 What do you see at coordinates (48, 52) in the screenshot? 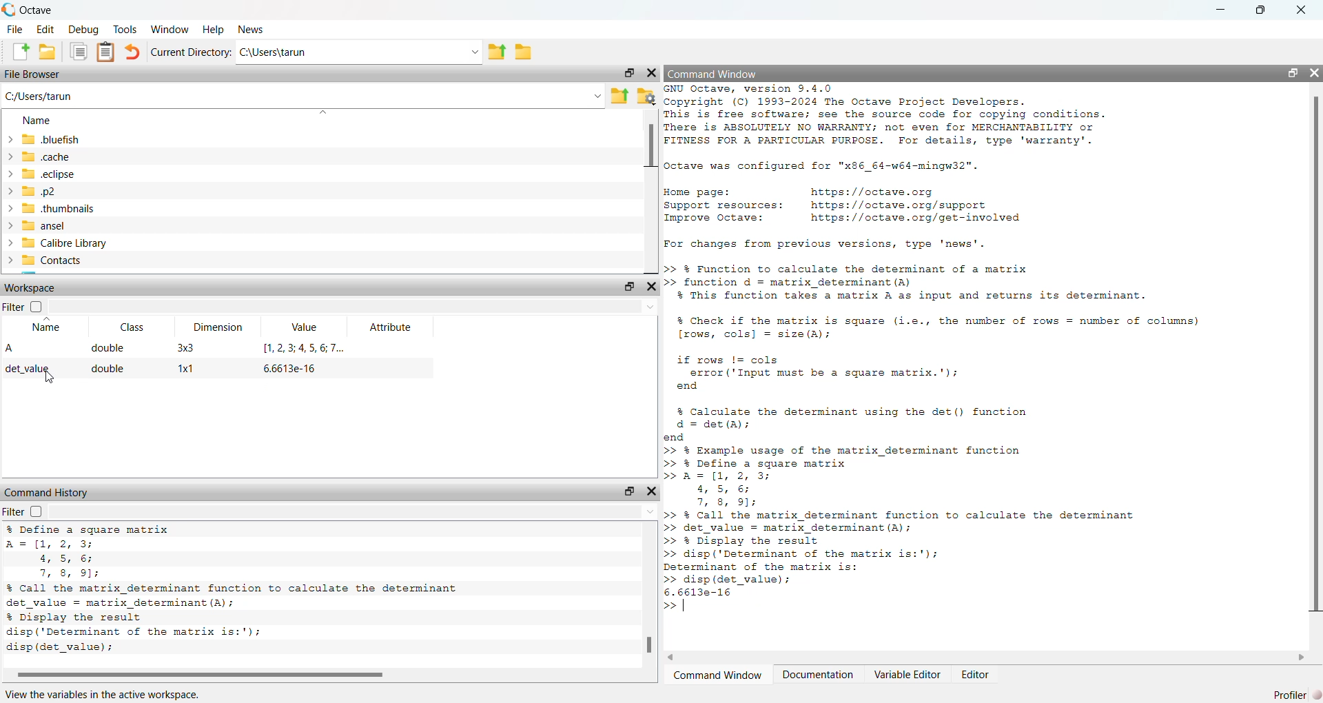
I see `open an existing file in editor` at bounding box center [48, 52].